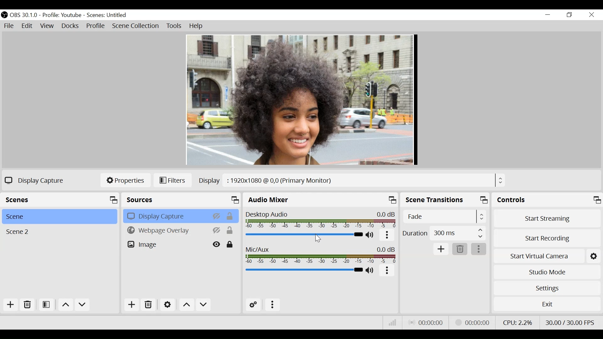 This screenshot has width=603, height=339. Describe the element at coordinates (351, 180) in the screenshot. I see `Display Browse` at that location.